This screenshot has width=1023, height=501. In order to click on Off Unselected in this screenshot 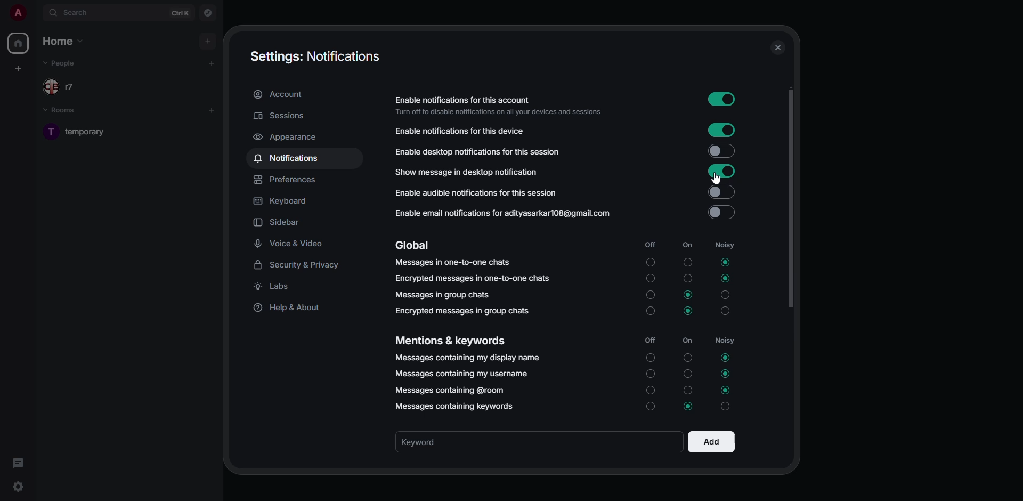, I will do `click(651, 263)`.